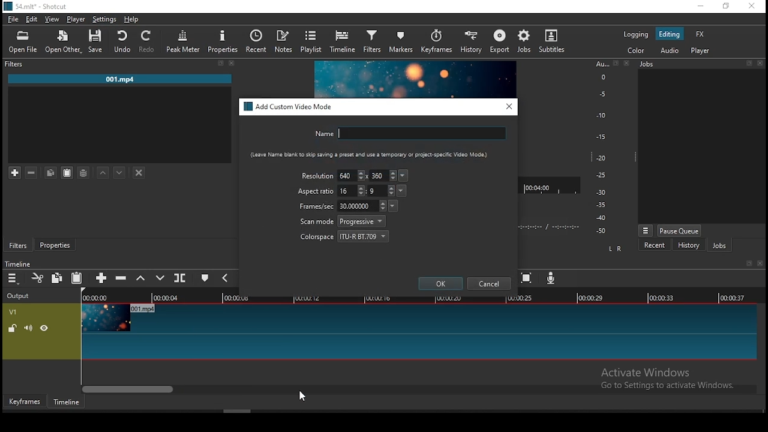 Image resolution: width=768 pixels, height=432 pixels. I want to click on redo, so click(148, 41).